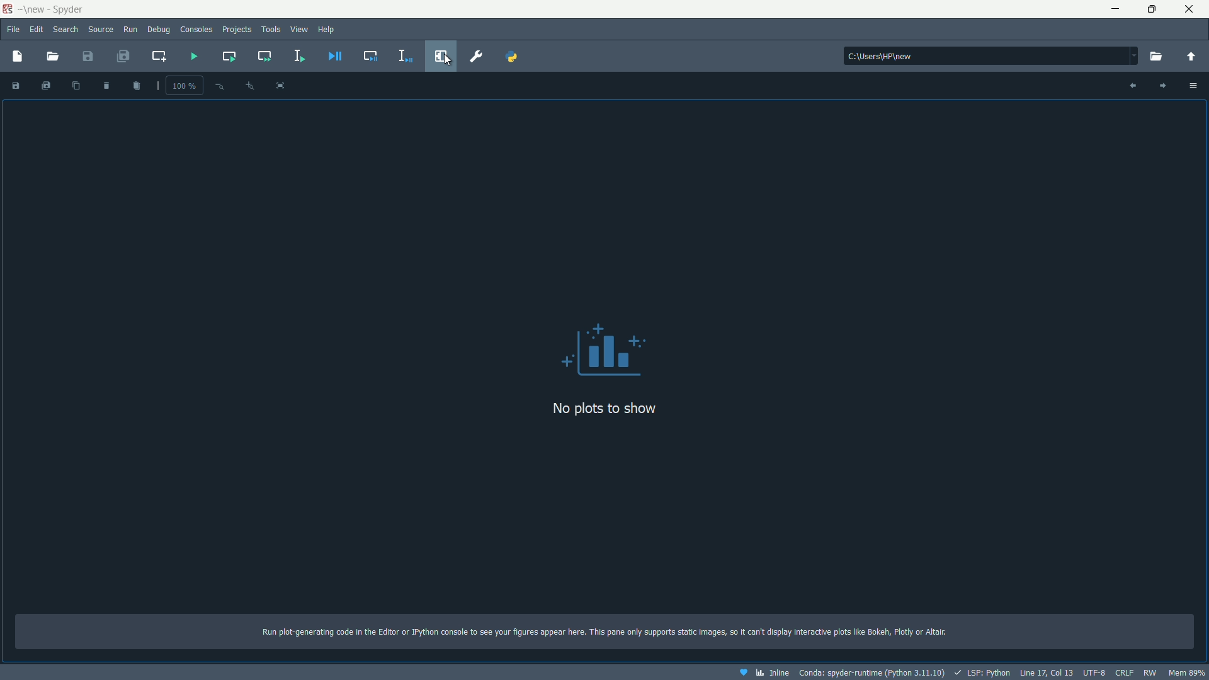  Describe the element at coordinates (511, 56) in the screenshot. I see `python path manager` at that location.